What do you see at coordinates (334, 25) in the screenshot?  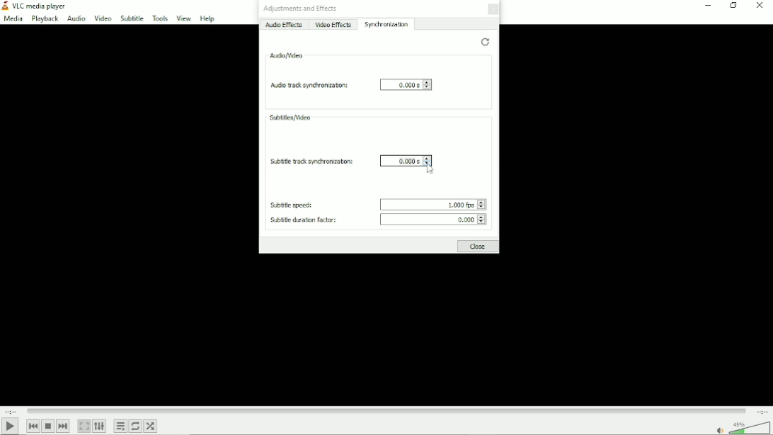 I see `Video effects` at bounding box center [334, 25].